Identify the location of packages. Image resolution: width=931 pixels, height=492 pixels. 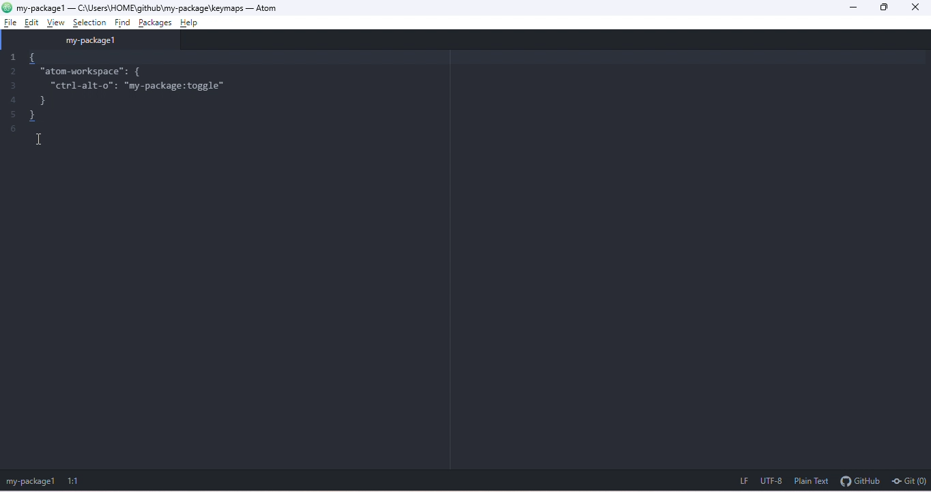
(156, 22).